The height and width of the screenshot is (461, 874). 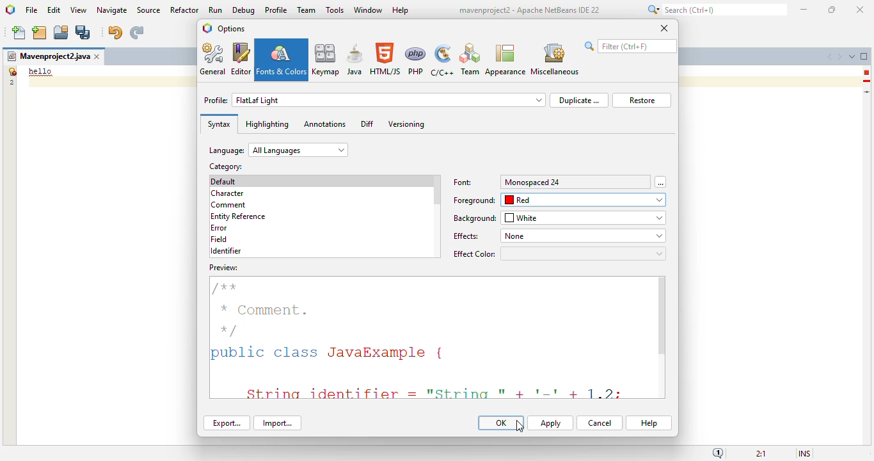 What do you see at coordinates (231, 28) in the screenshot?
I see `options` at bounding box center [231, 28].